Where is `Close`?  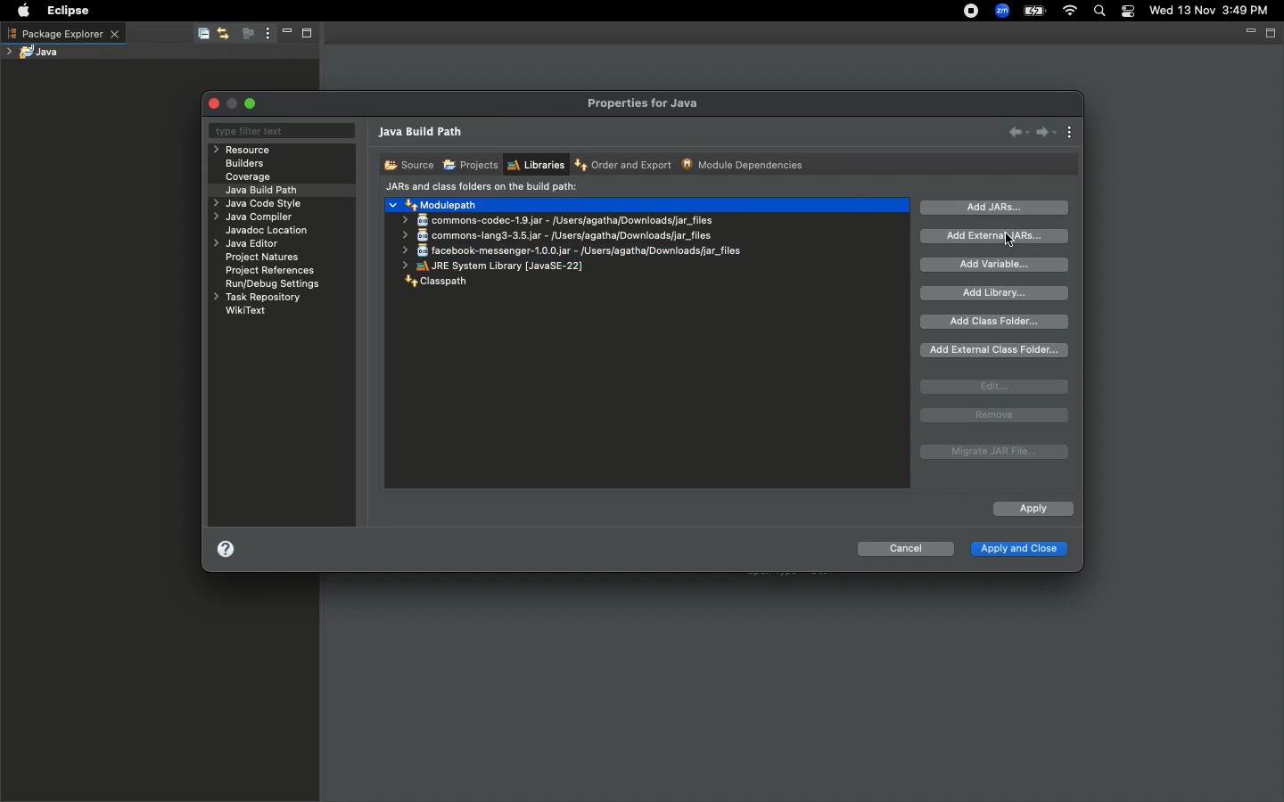 Close is located at coordinates (216, 103).